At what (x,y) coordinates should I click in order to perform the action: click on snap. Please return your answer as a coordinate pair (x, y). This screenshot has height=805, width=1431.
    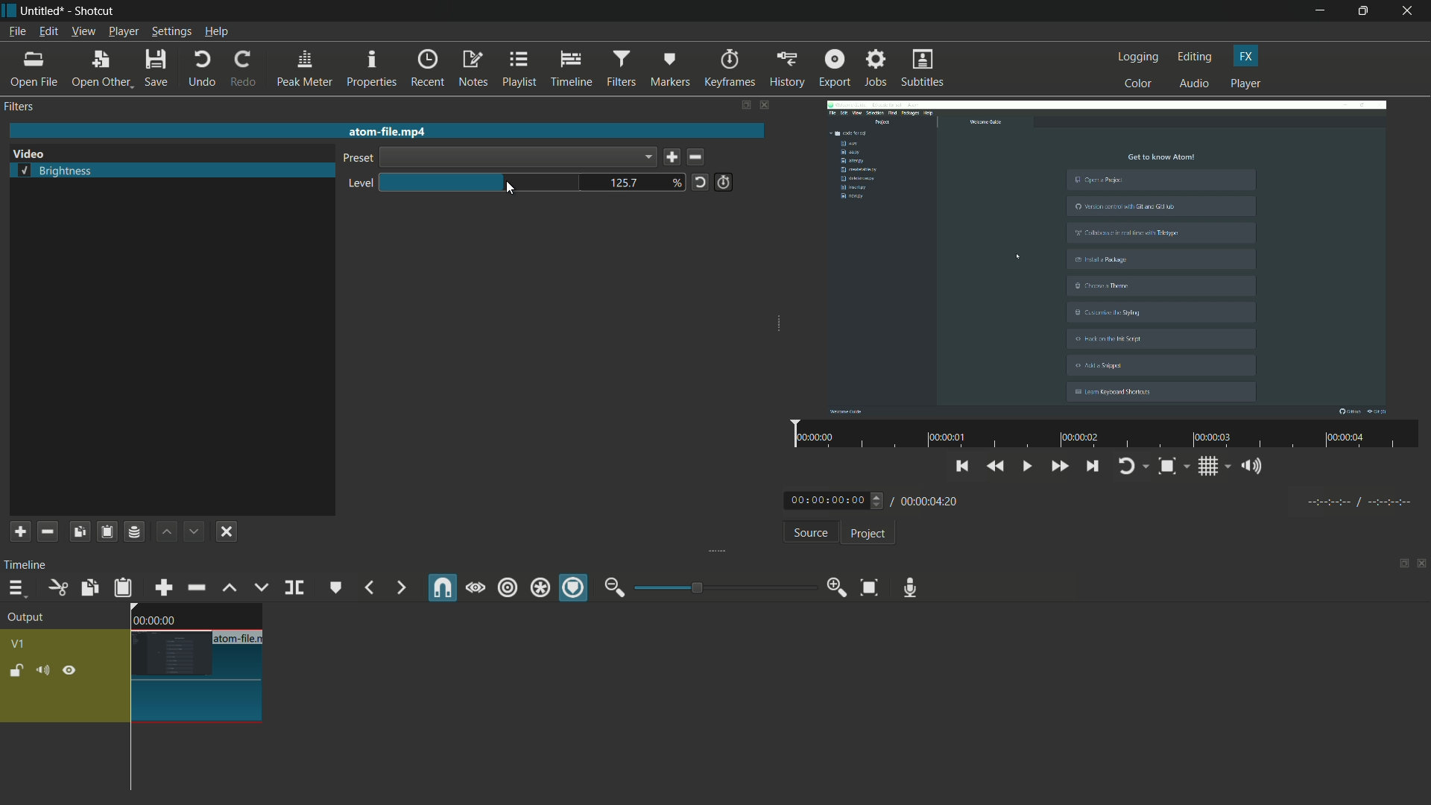
    Looking at the image, I should click on (443, 588).